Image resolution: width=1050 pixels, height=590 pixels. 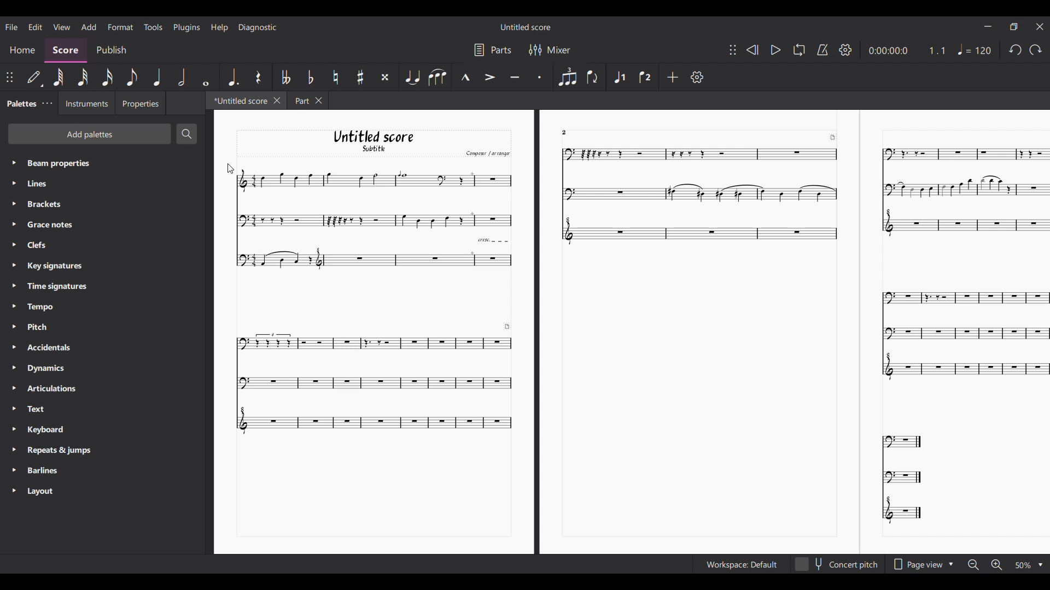 I want to click on Tools, so click(x=153, y=27).